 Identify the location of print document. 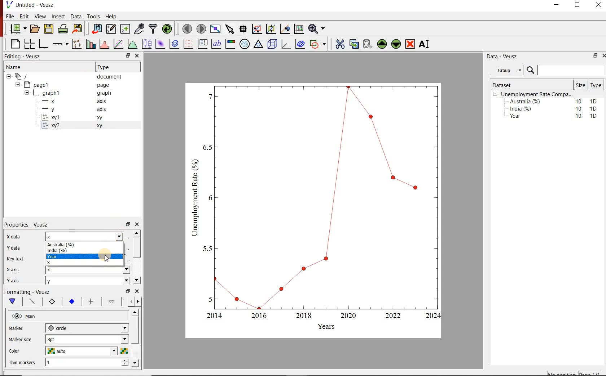
(63, 28).